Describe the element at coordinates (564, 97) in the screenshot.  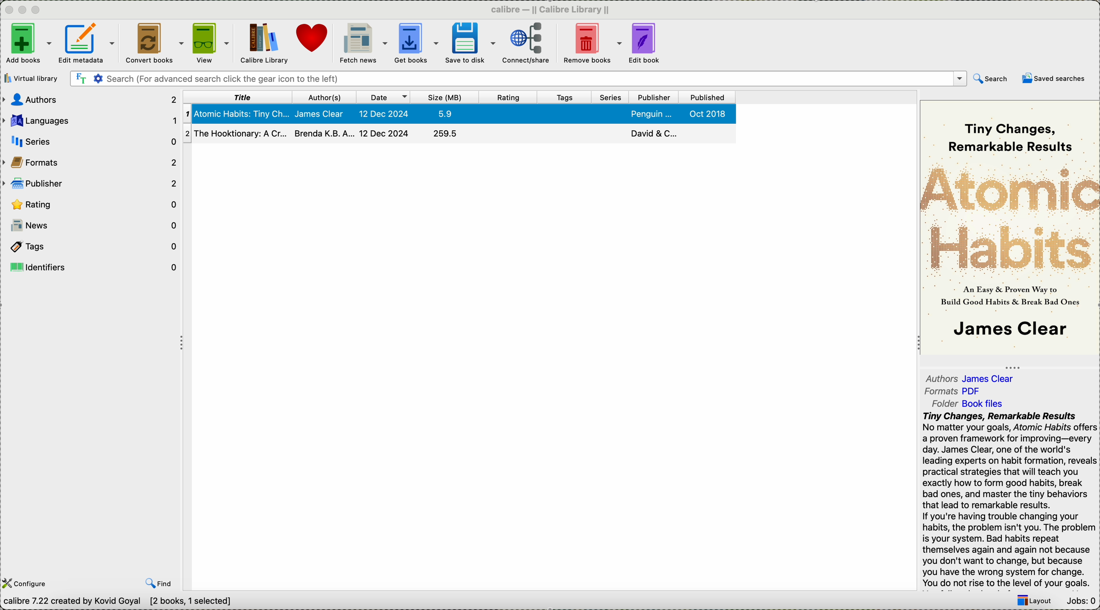
I see `tags` at that location.